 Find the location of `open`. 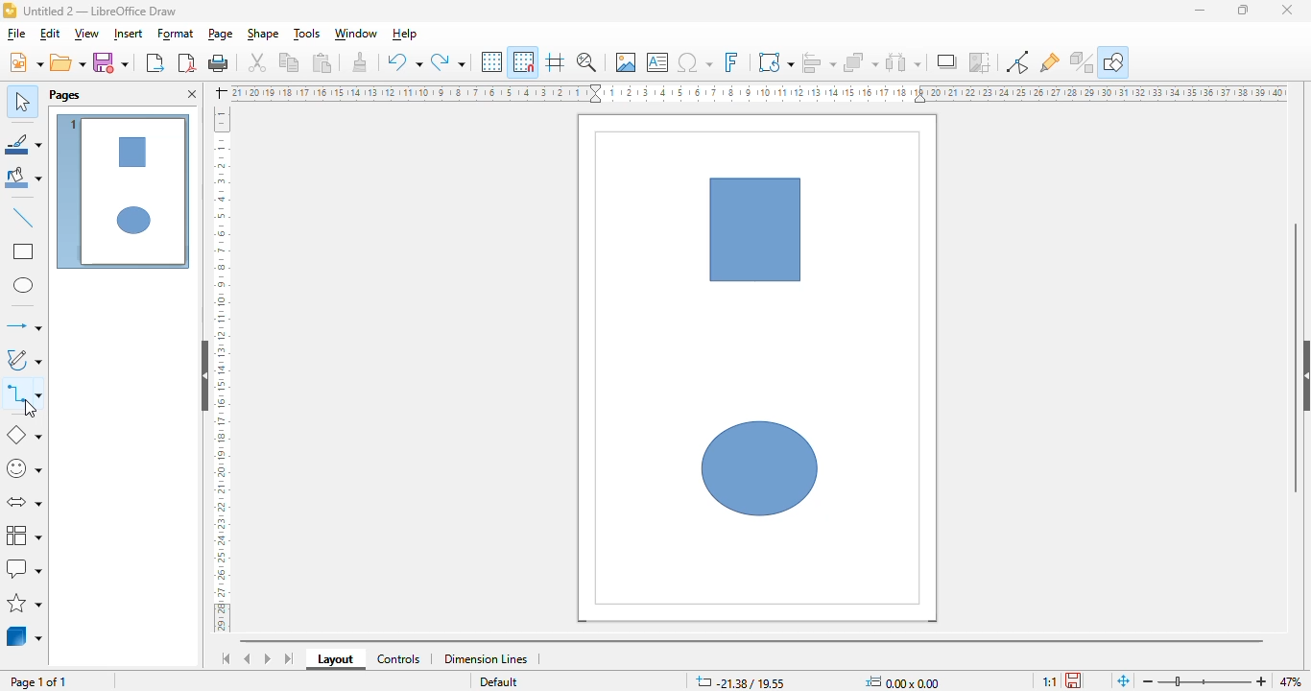

open is located at coordinates (68, 61).